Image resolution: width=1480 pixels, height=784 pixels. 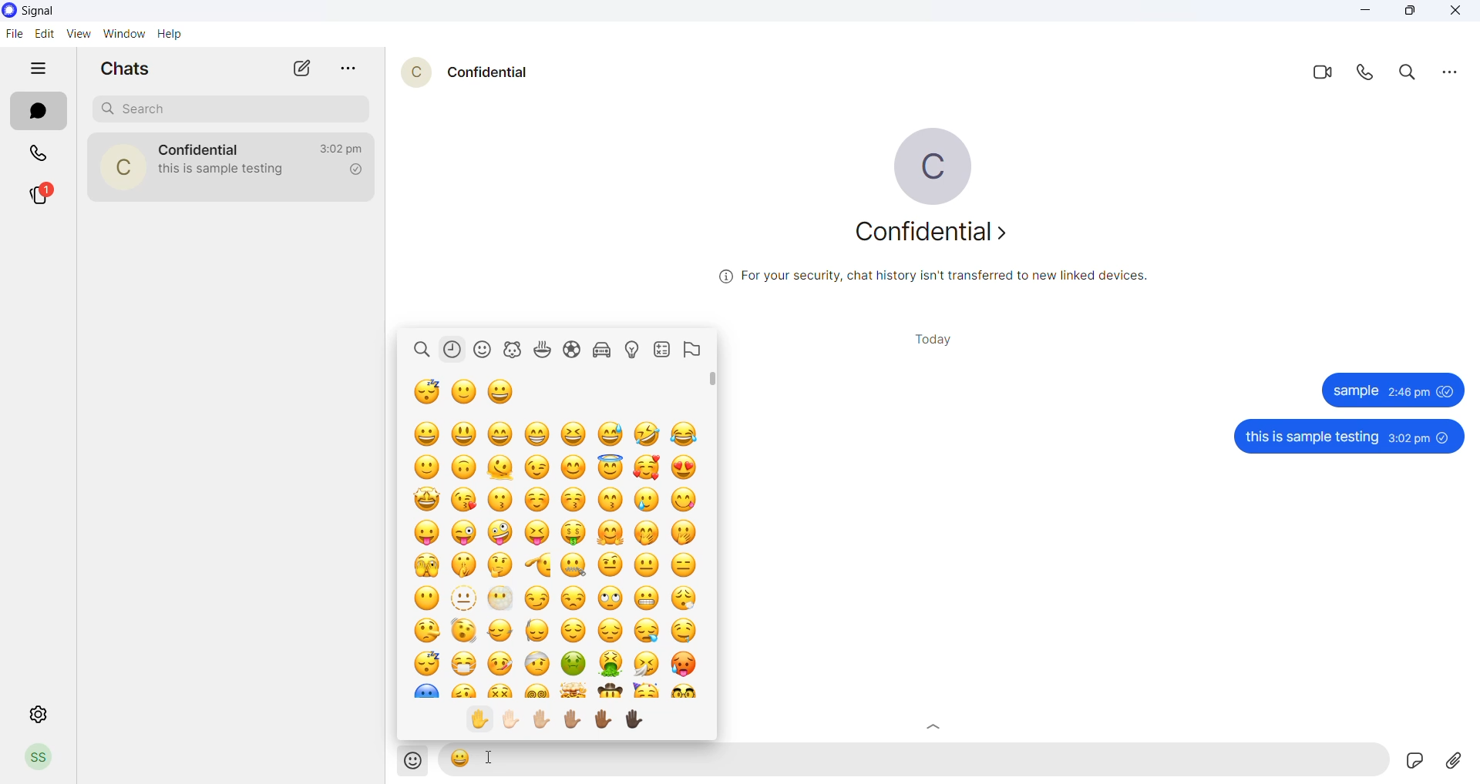 What do you see at coordinates (932, 277) in the screenshot?
I see `security related text` at bounding box center [932, 277].